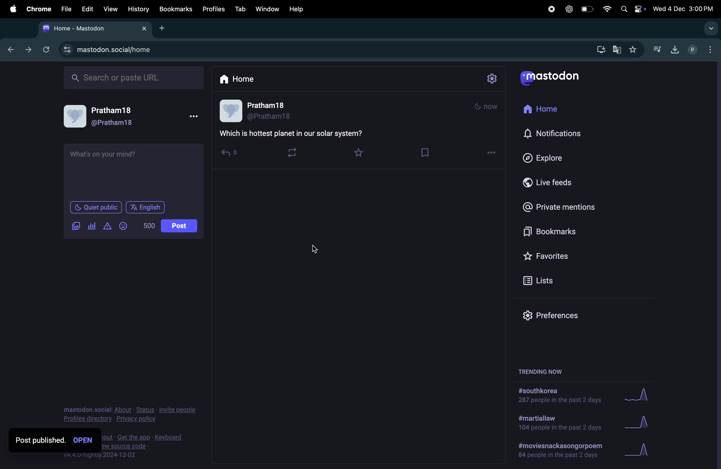  Describe the element at coordinates (674, 50) in the screenshot. I see `downloads` at that location.